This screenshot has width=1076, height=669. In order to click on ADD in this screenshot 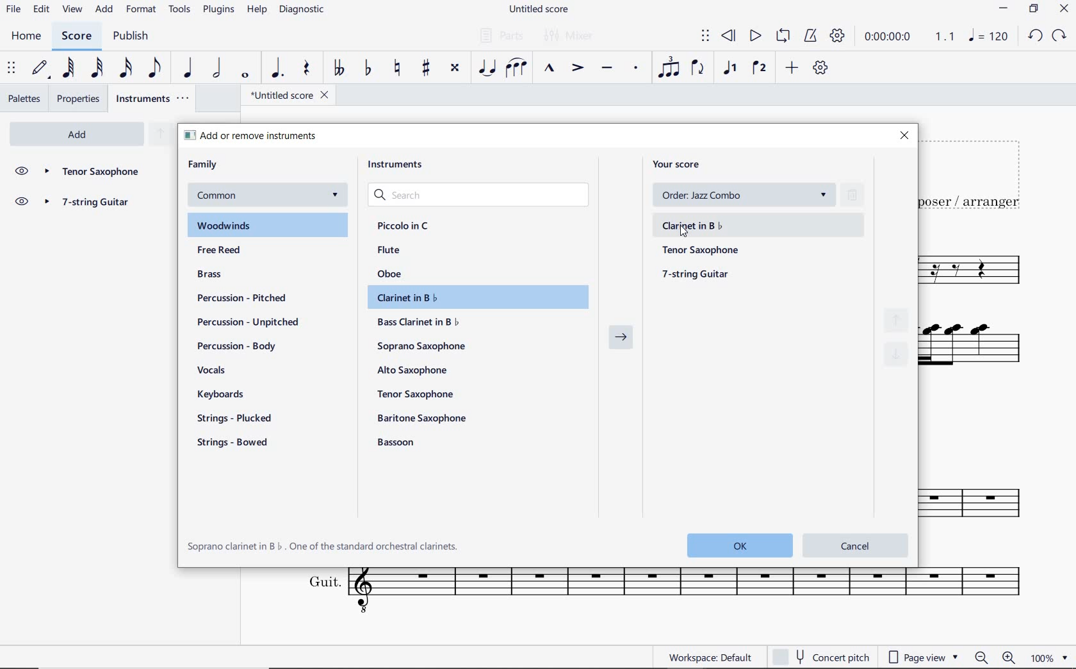, I will do `click(104, 10)`.